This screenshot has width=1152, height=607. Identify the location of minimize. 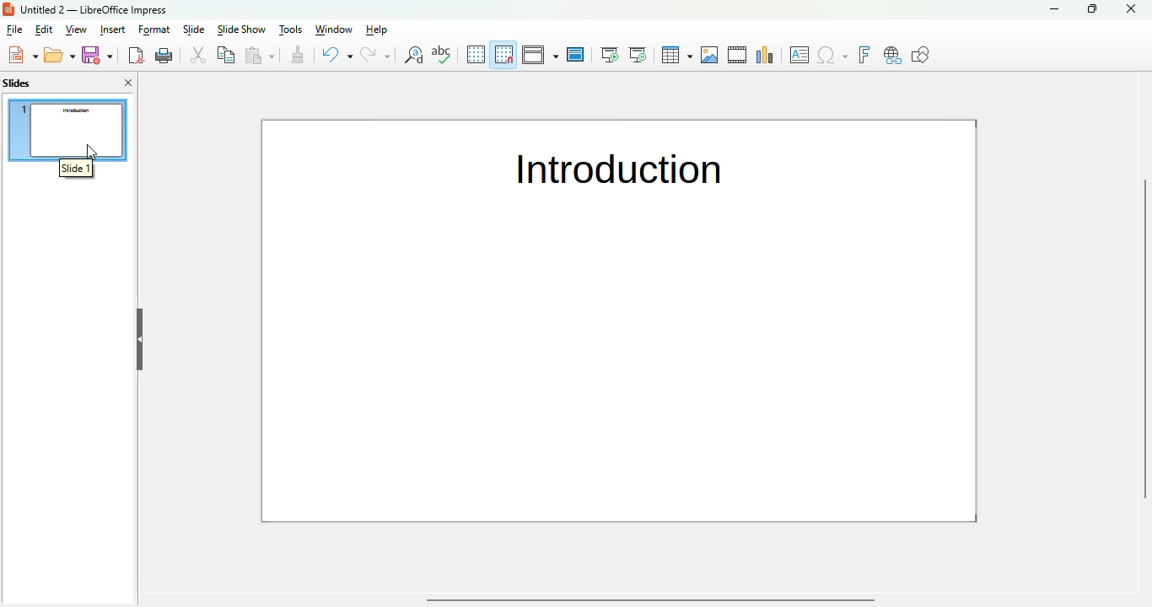
(1056, 8).